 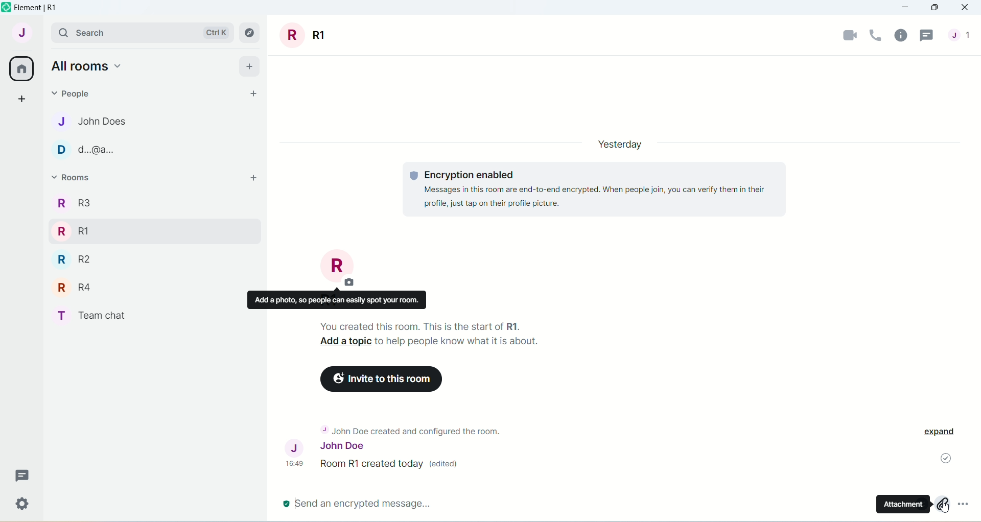 What do you see at coordinates (383, 379) in the screenshot?
I see `invite to this room` at bounding box center [383, 379].